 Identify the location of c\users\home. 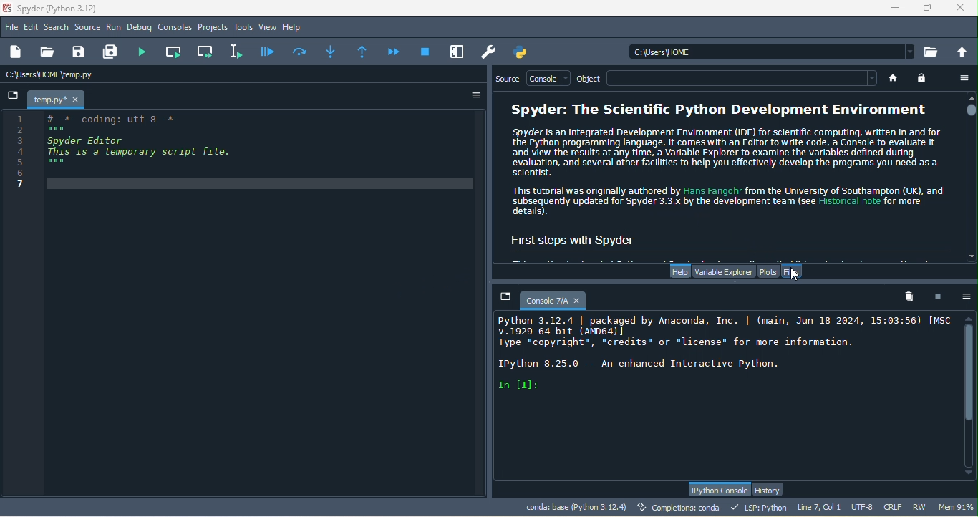
(772, 51).